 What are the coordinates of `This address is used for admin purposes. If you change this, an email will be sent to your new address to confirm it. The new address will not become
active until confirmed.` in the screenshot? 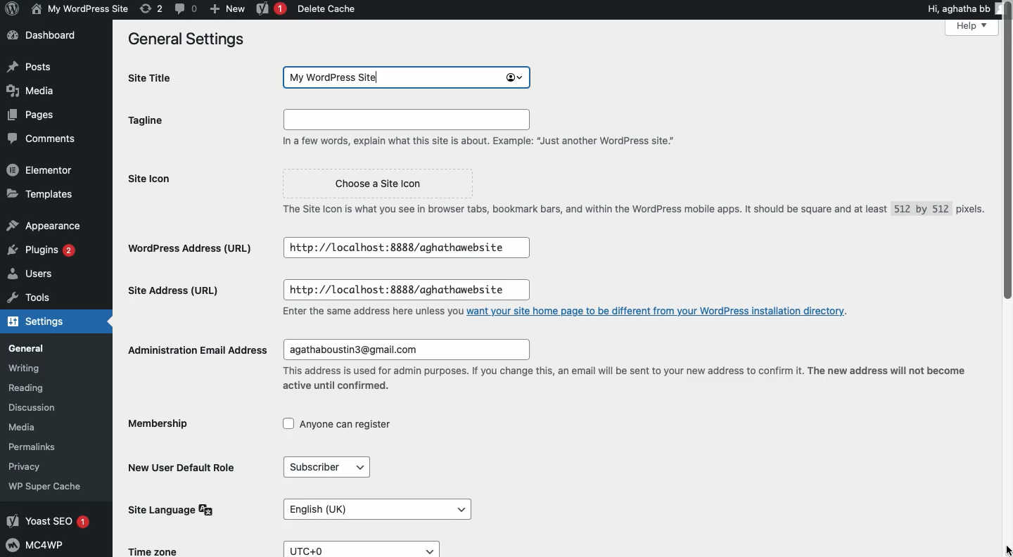 It's located at (625, 380).